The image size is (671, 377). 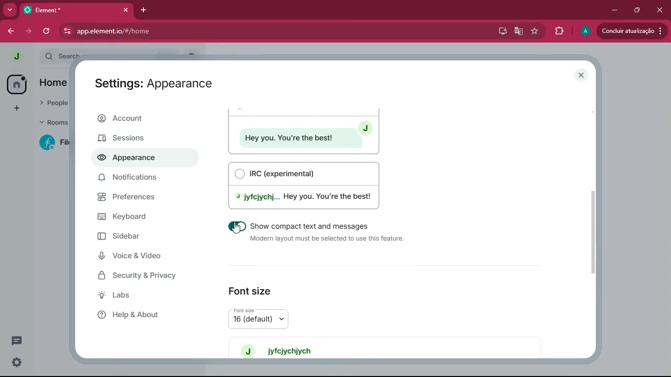 I want to click on Settings: Appearance, so click(x=152, y=84).